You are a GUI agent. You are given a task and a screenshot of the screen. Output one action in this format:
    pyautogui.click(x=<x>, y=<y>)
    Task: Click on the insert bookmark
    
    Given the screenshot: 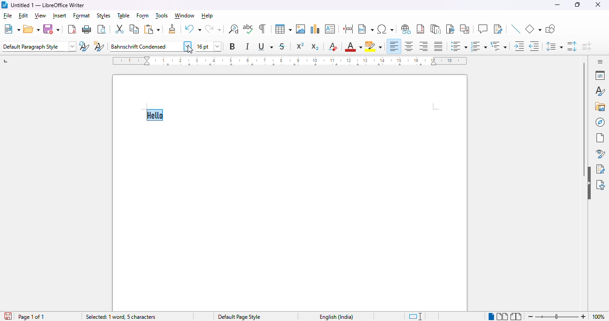 What is the action you would take?
    pyautogui.click(x=450, y=29)
    